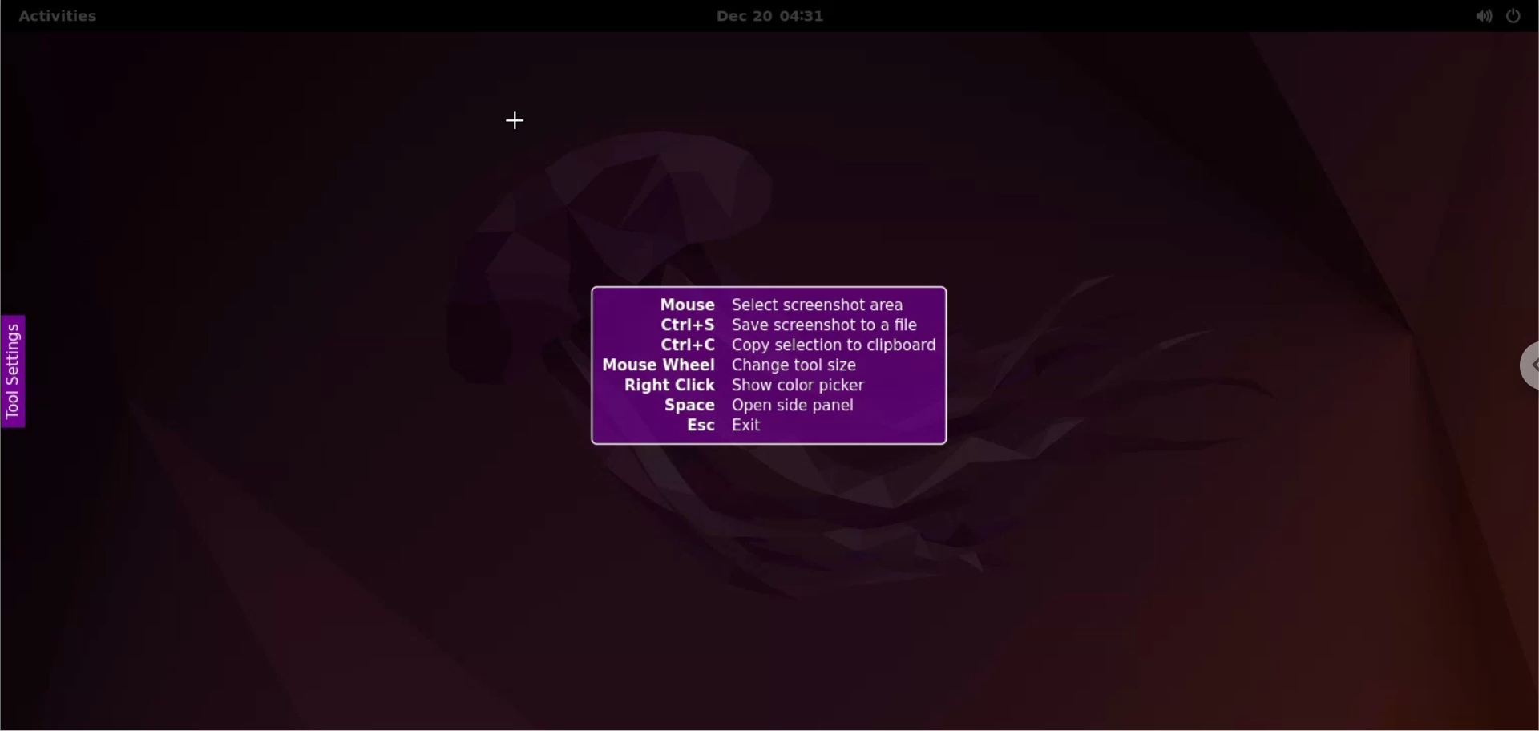  What do you see at coordinates (514, 119) in the screenshot?
I see `cursor ` at bounding box center [514, 119].